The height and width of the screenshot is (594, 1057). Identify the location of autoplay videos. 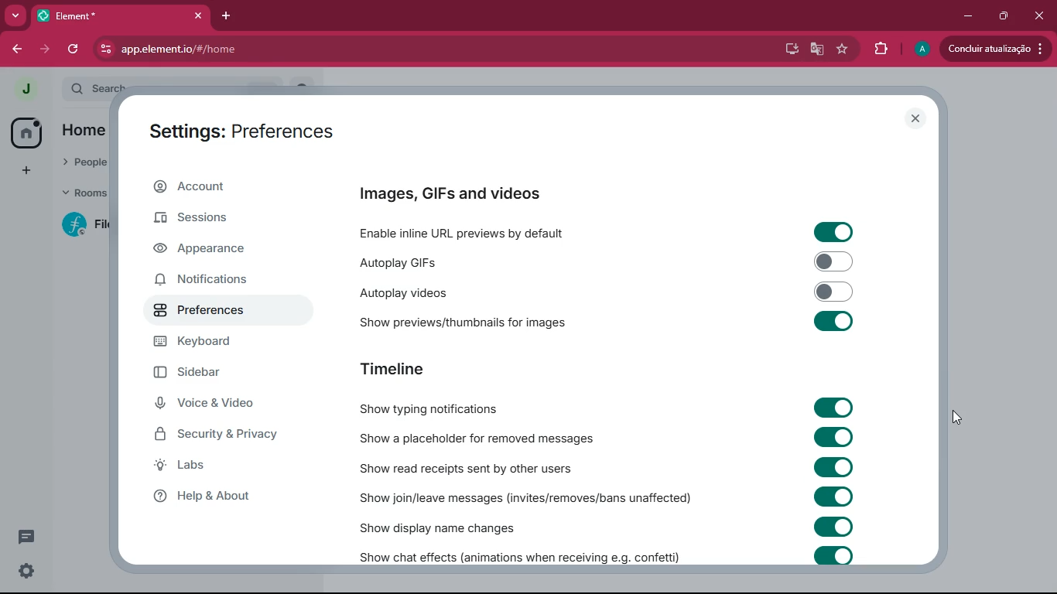
(460, 293).